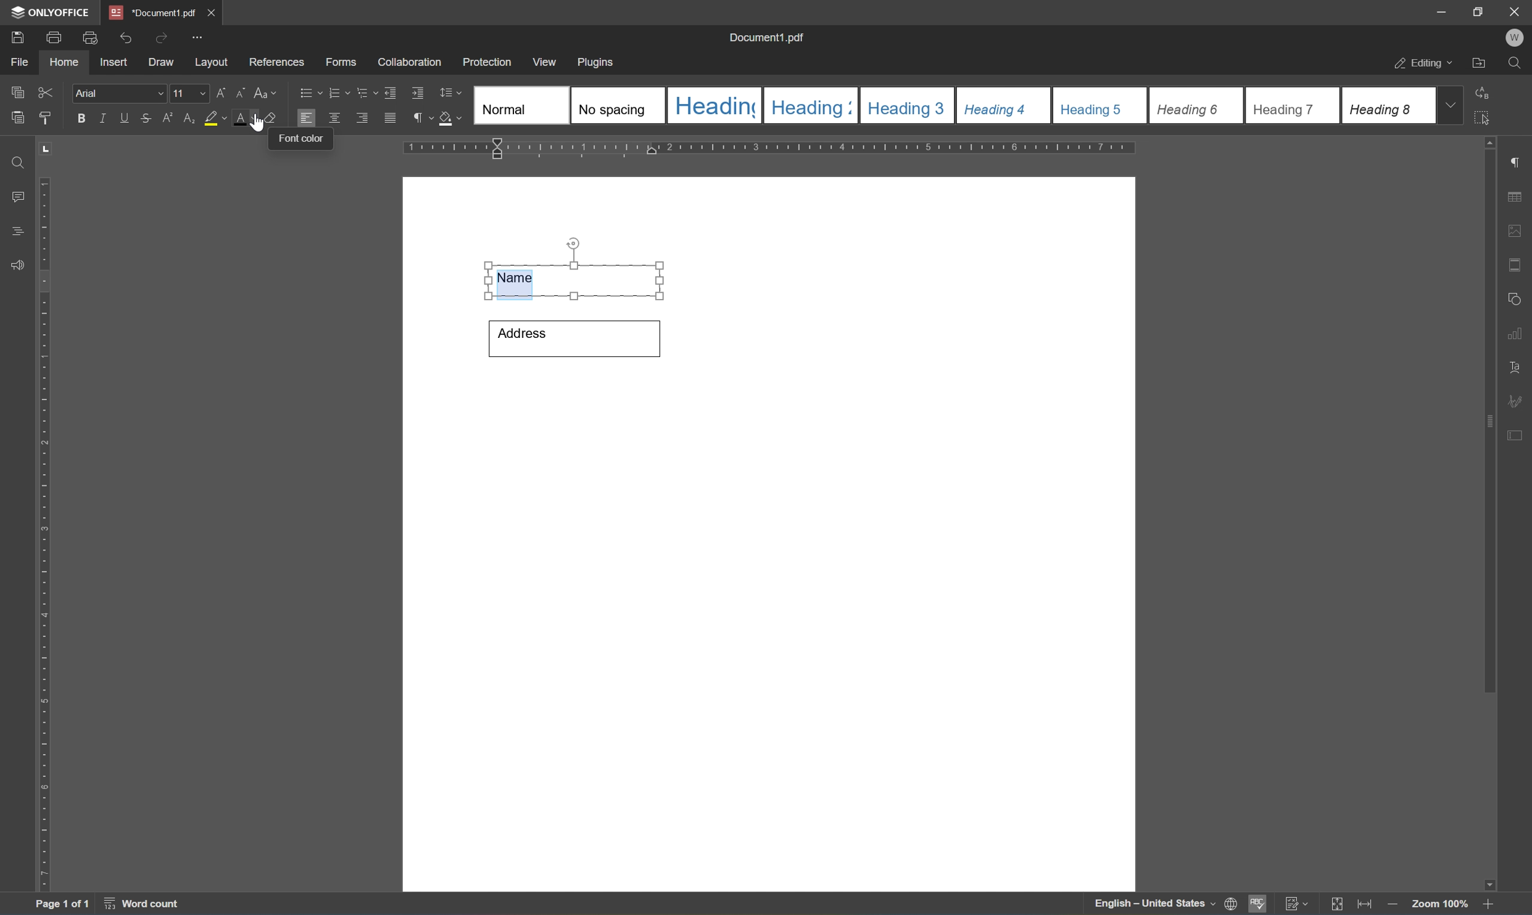 Image resolution: width=1532 pixels, height=915 pixels. I want to click on english-united states, so click(1156, 906).